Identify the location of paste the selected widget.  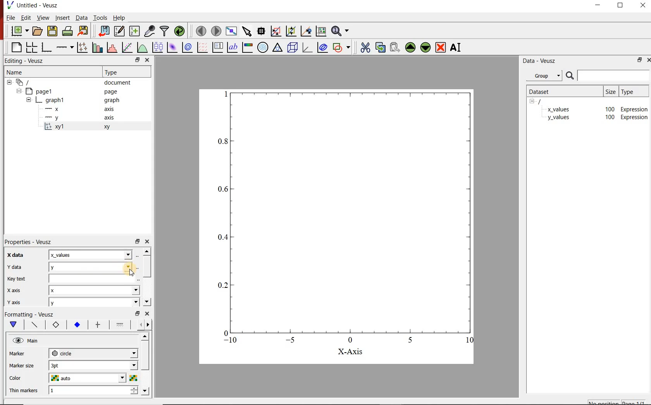
(394, 48).